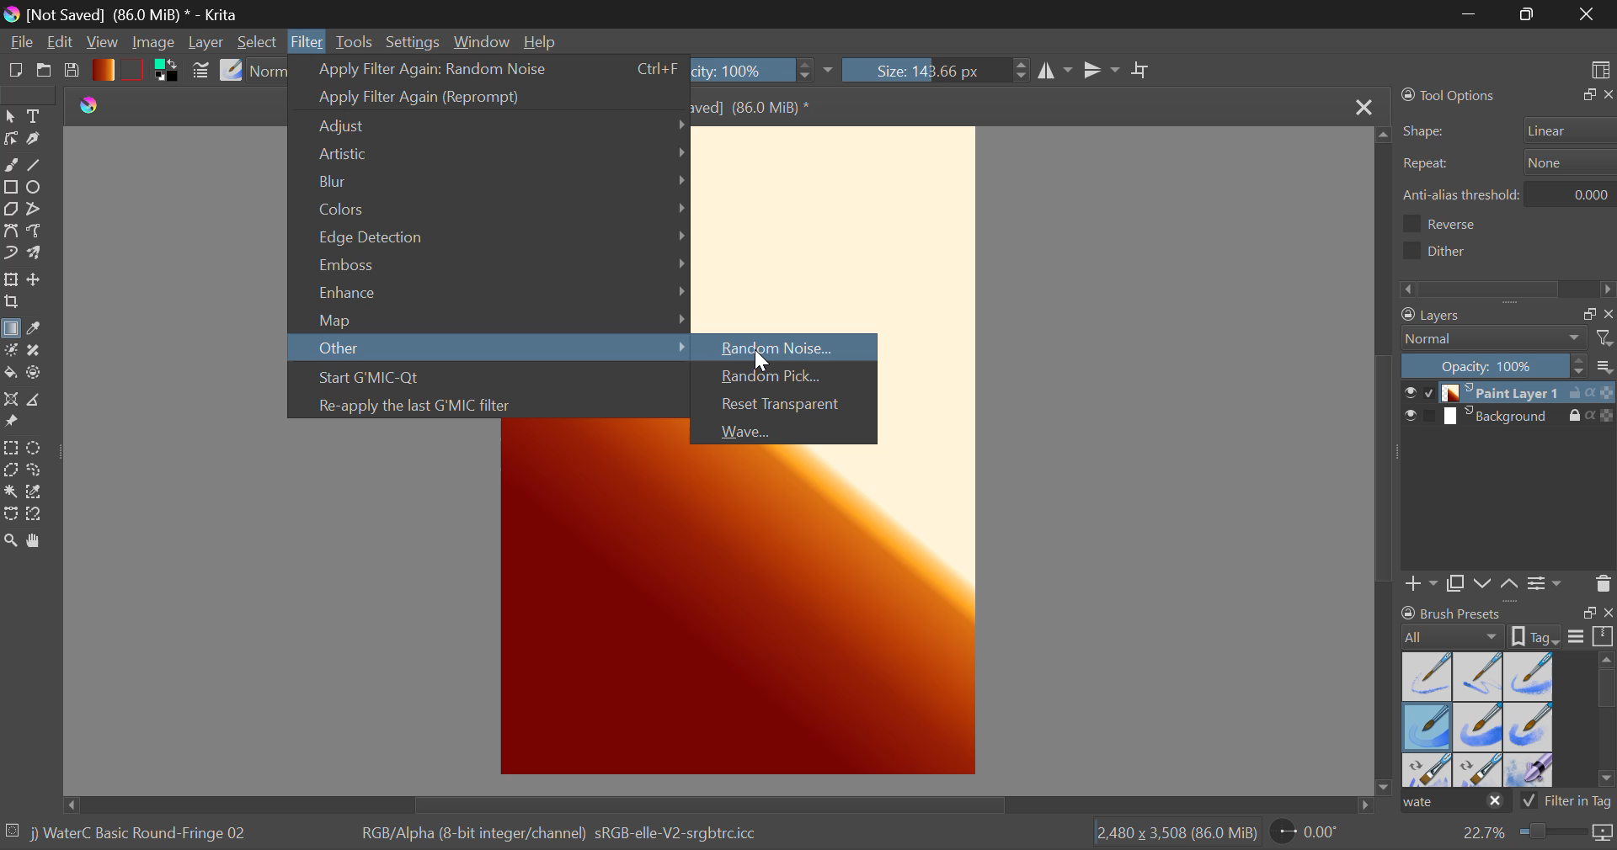  Describe the element at coordinates (40, 542) in the screenshot. I see `Pan` at that location.